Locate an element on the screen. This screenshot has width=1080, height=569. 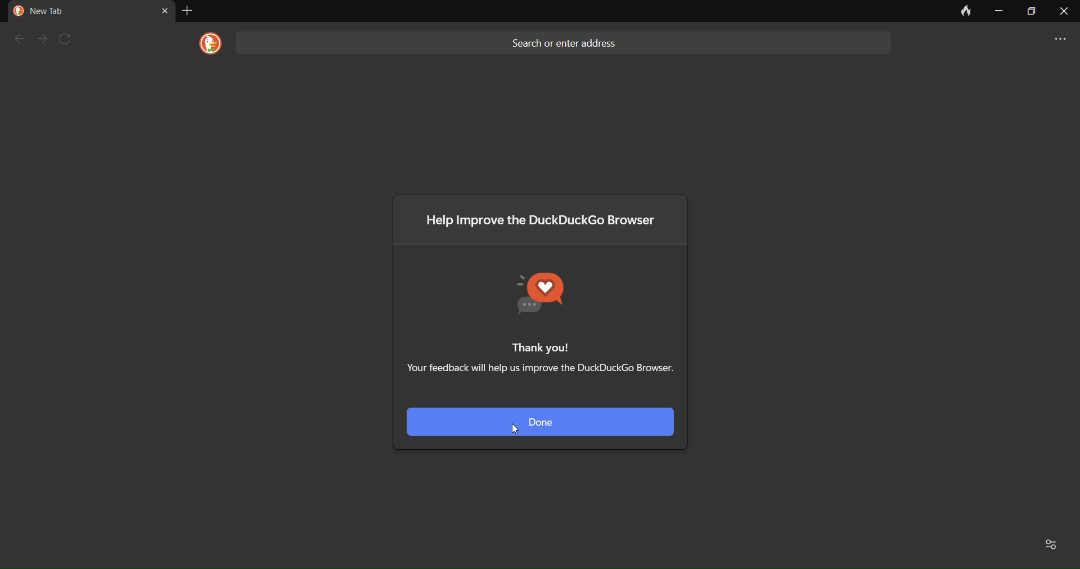
back is located at coordinates (18, 39).